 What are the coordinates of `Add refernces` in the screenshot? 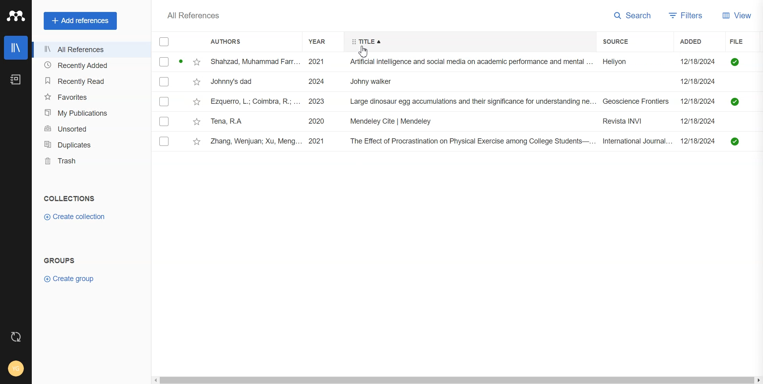 It's located at (80, 21).